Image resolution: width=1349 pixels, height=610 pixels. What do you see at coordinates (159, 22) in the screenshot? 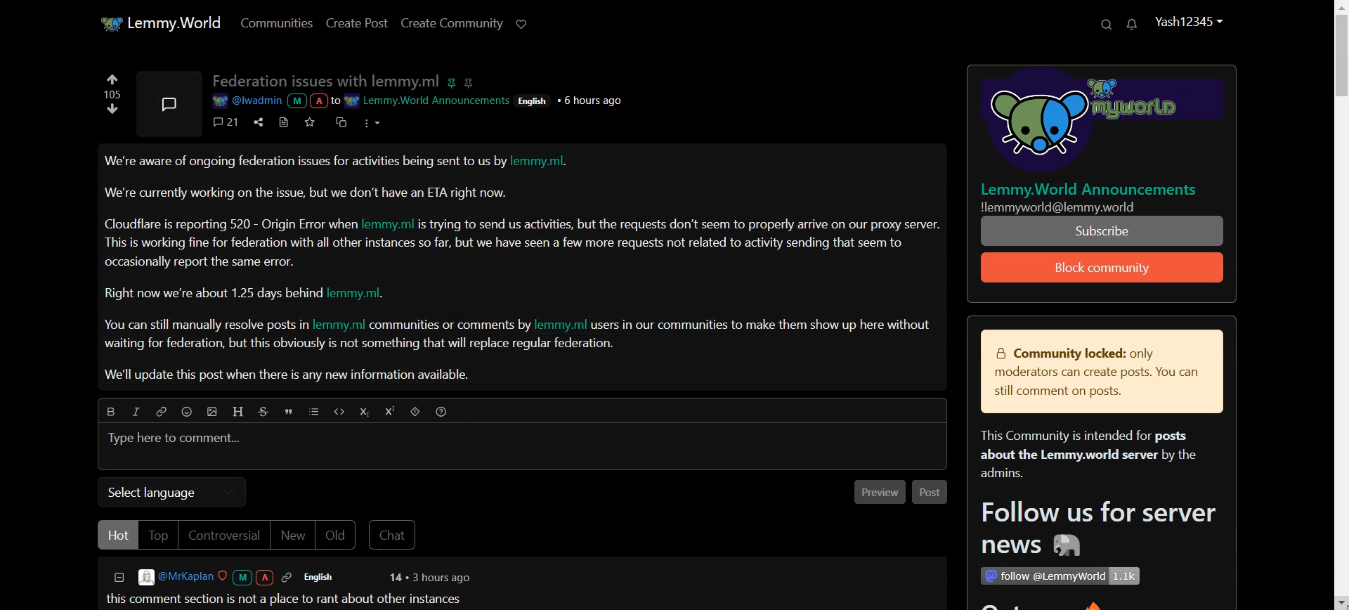
I see `Home Page` at bounding box center [159, 22].